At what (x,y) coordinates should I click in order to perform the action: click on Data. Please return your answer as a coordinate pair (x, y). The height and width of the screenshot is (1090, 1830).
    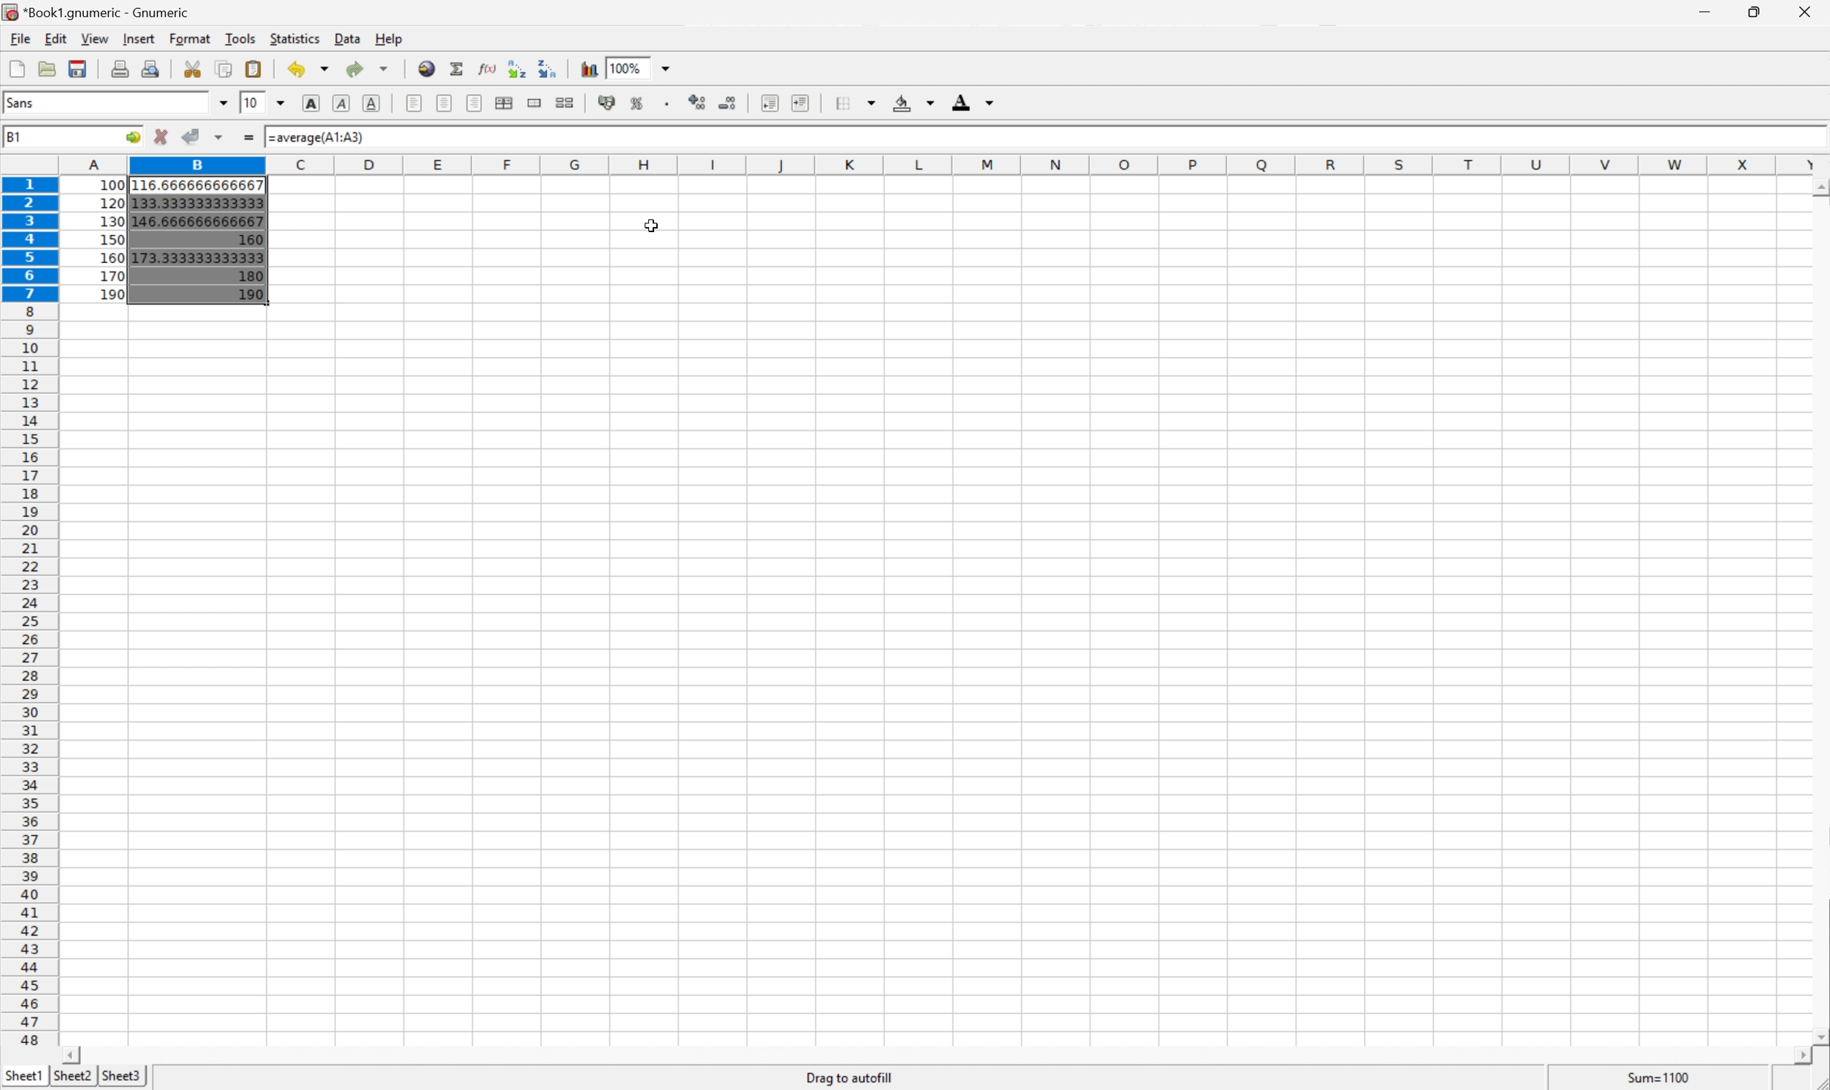
    Looking at the image, I should click on (347, 37).